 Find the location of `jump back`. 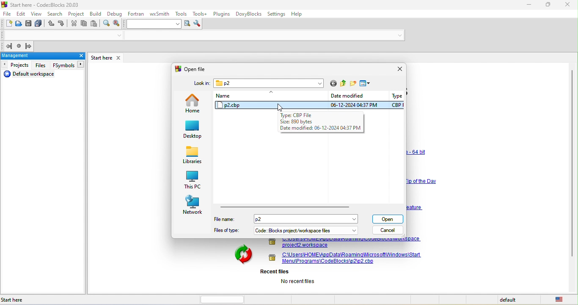

jump back is located at coordinates (9, 47).